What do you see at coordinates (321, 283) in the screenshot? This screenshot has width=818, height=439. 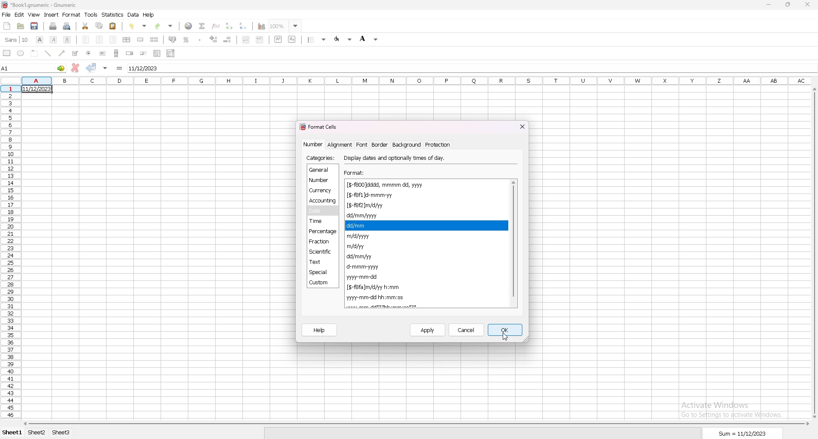 I see `custom` at bounding box center [321, 283].